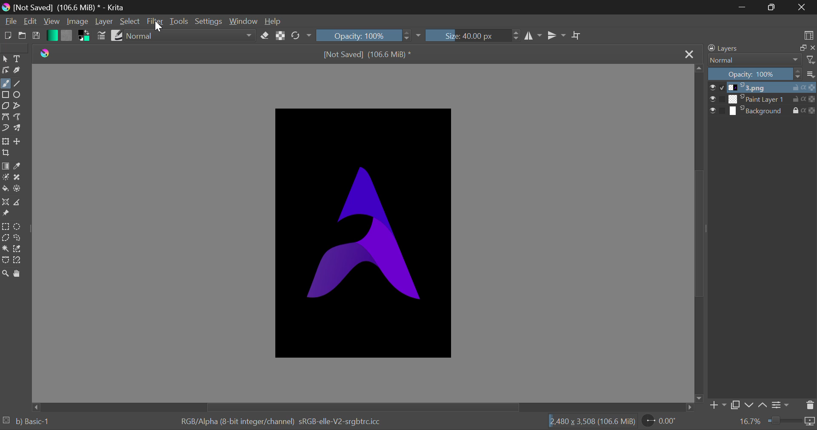 The image size is (817, 430). What do you see at coordinates (20, 273) in the screenshot?
I see `Pan` at bounding box center [20, 273].